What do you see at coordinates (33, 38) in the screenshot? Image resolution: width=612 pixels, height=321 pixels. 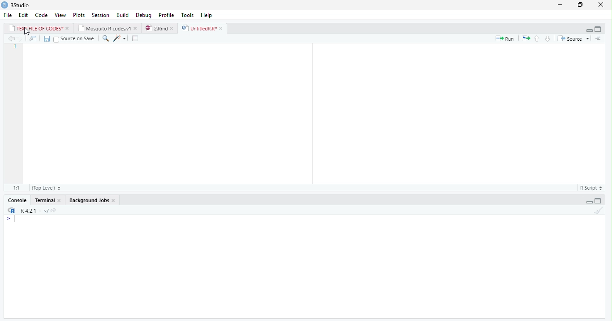 I see `Open in new window` at bounding box center [33, 38].